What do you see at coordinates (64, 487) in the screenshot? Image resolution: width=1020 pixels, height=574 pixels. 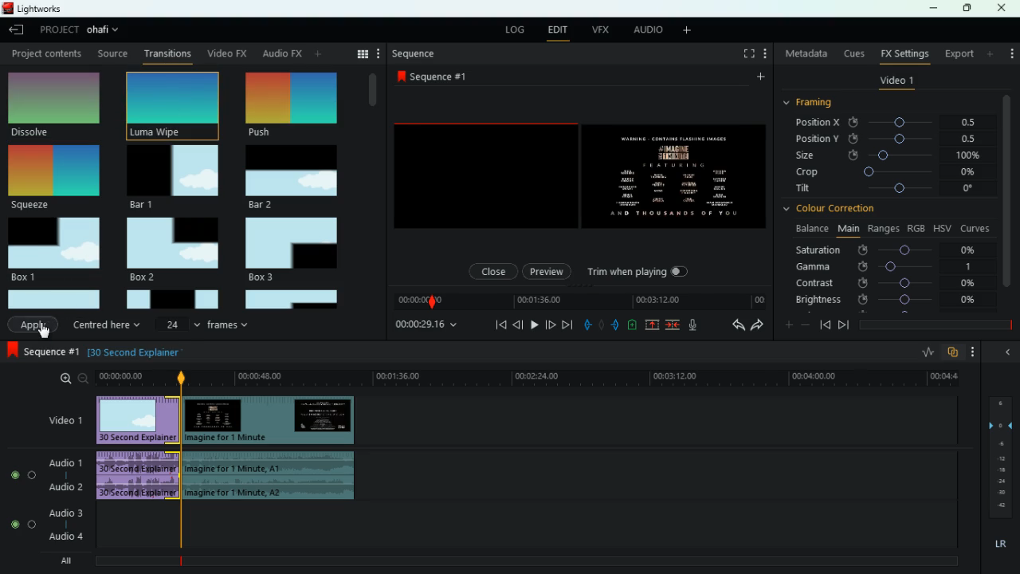 I see `audio 2` at bounding box center [64, 487].